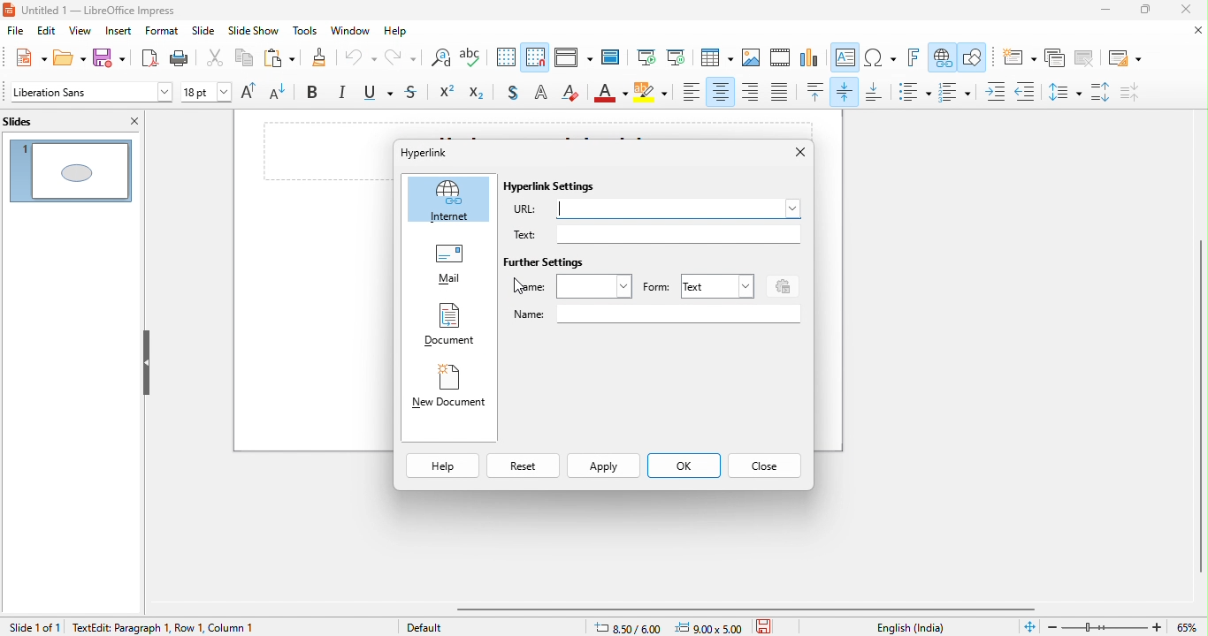 The width and height of the screenshot is (1208, 636). What do you see at coordinates (676, 57) in the screenshot?
I see `start from current slide` at bounding box center [676, 57].